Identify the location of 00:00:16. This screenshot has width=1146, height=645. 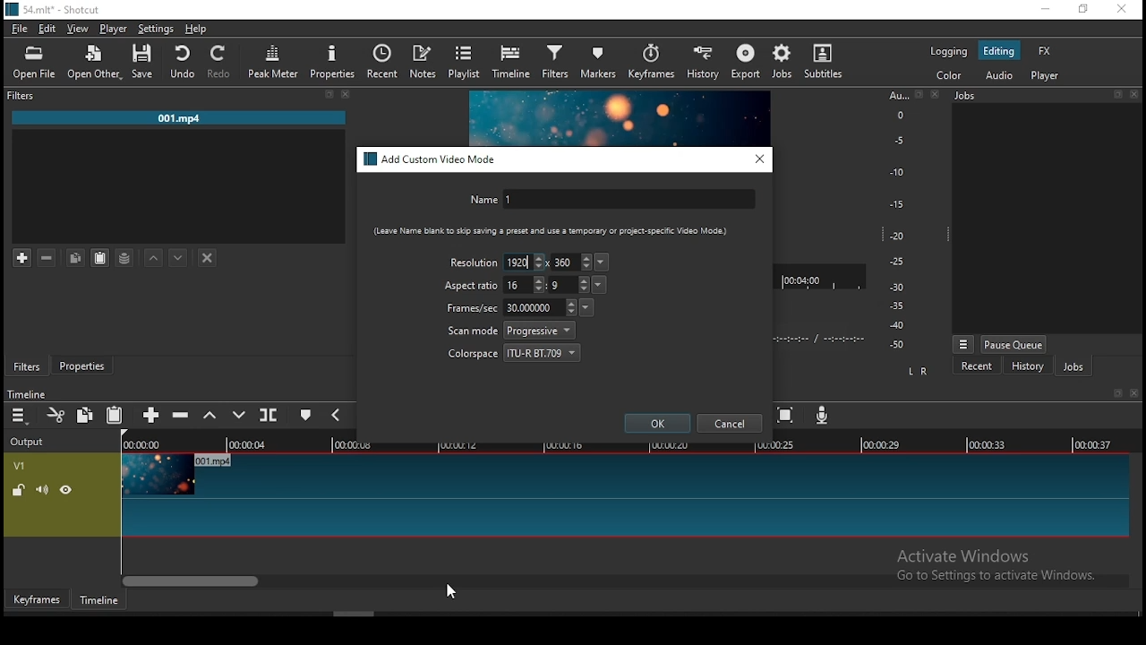
(565, 444).